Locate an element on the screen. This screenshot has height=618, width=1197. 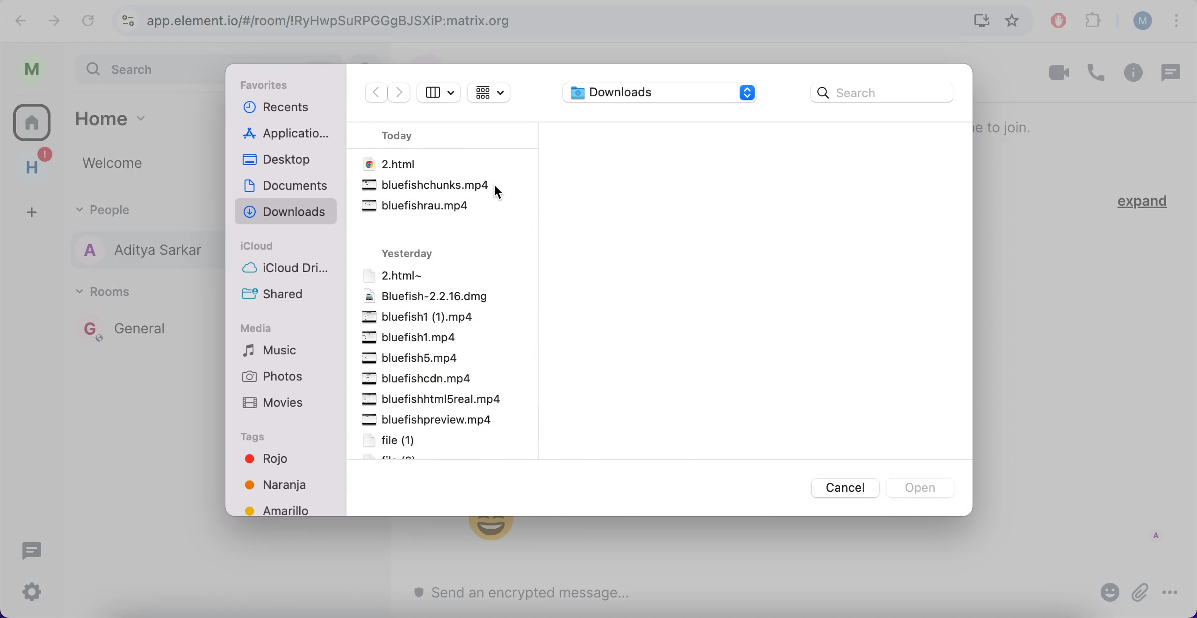
today is located at coordinates (403, 136).